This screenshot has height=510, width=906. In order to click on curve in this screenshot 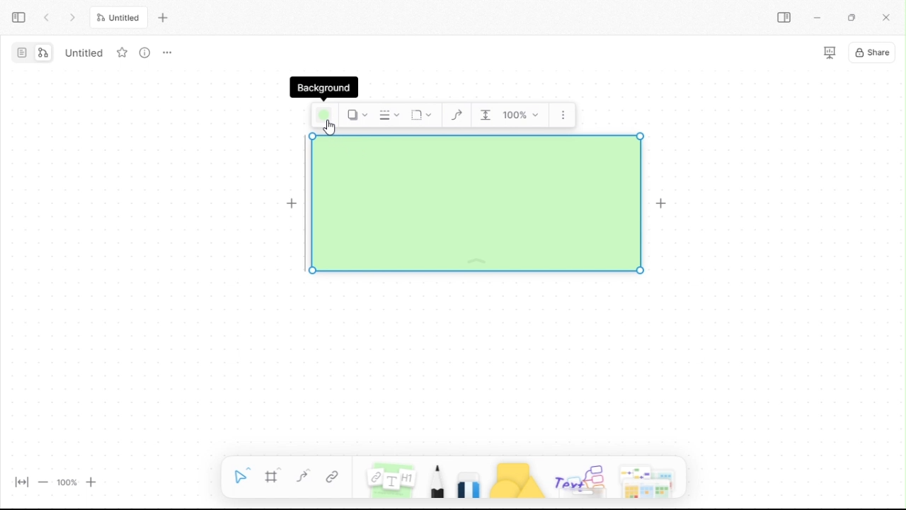, I will do `click(302, 478)`.